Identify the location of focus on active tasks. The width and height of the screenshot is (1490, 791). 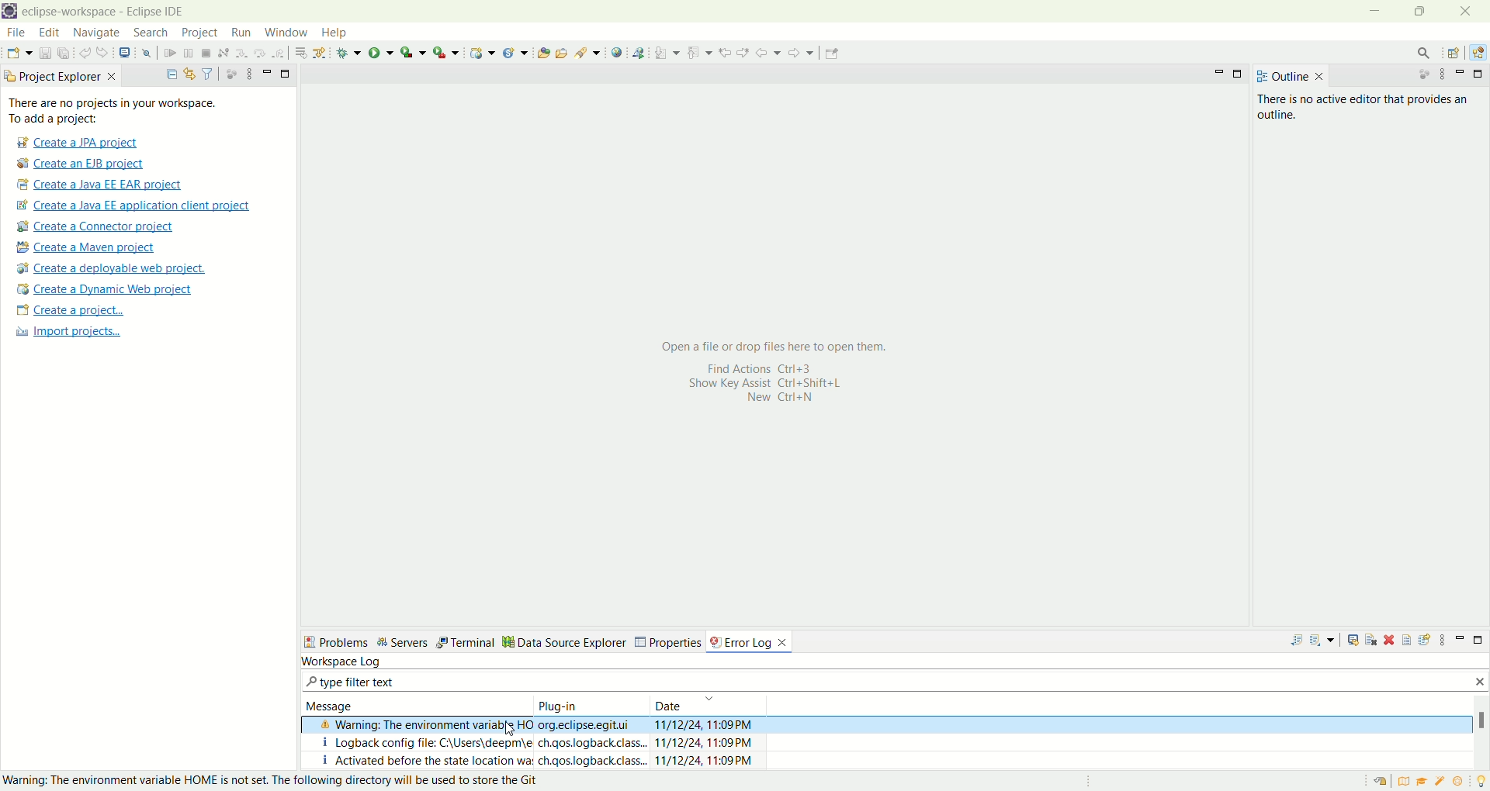
(228, 74).